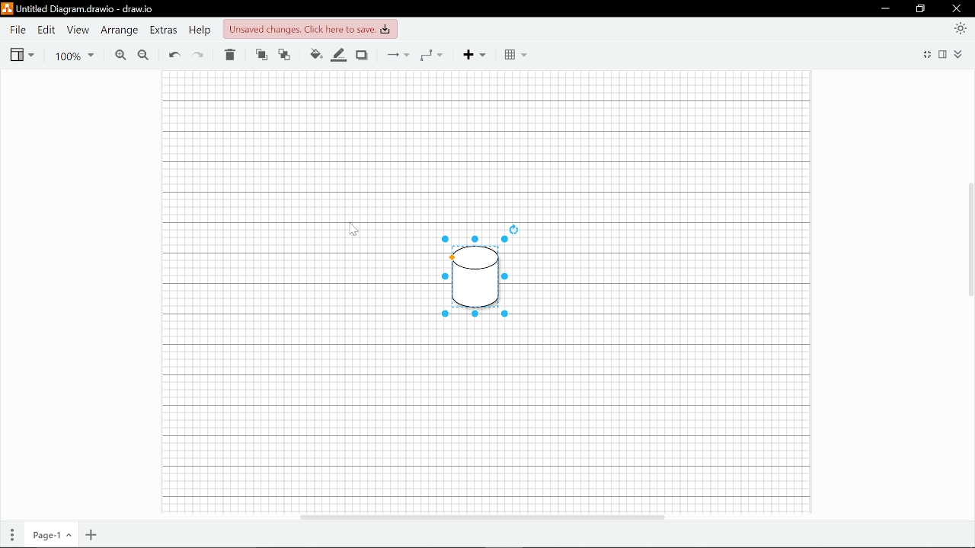 The width and height of the screenshot is (975, 548). Describe the element at coordinates (958, 55) in the screenshot. I see `Expand/collapse` at that location.